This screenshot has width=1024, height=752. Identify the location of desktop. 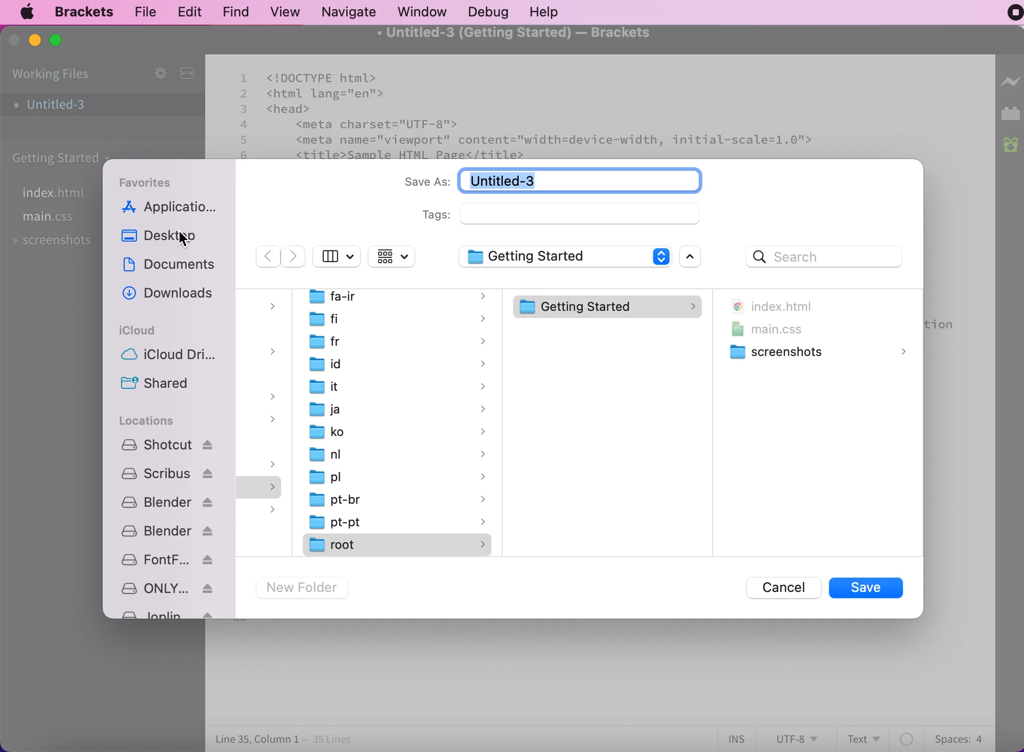
(165, 236).